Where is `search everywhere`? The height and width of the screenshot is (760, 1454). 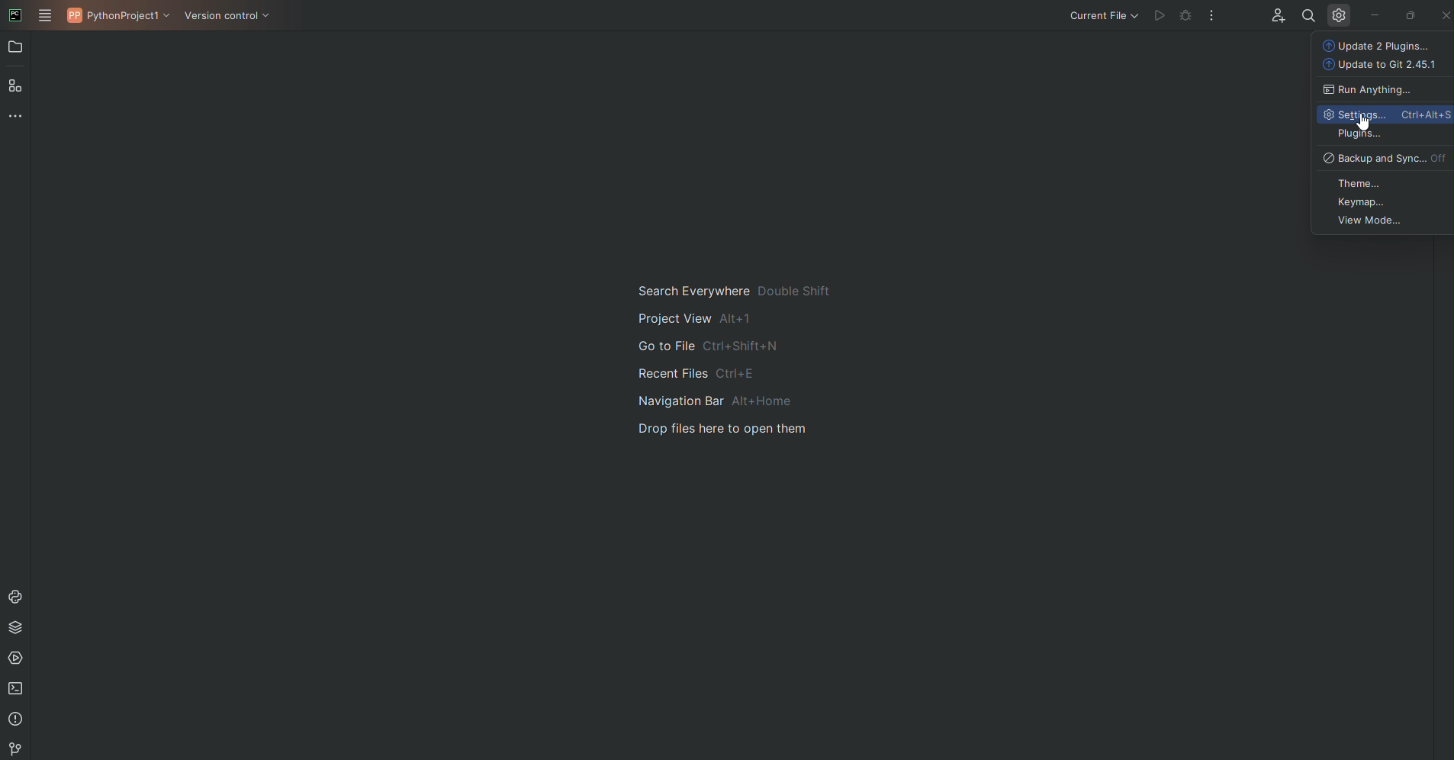
search everywhere is located at coordinates (731, 290).